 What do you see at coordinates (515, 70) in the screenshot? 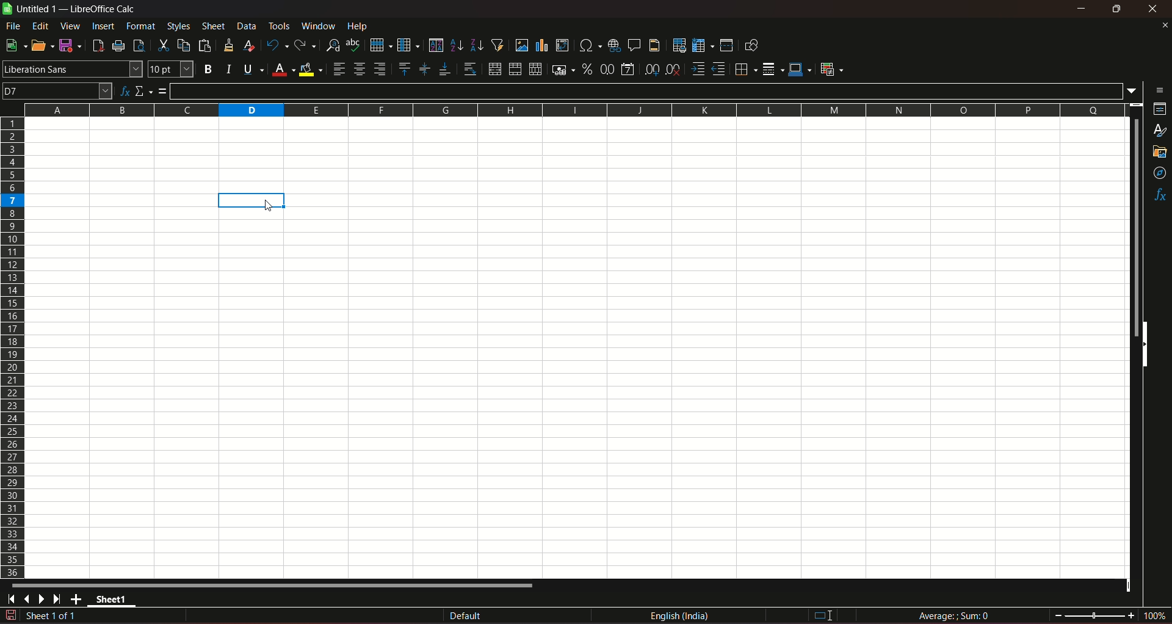
I see `merge` at bounding box center [515, 70].